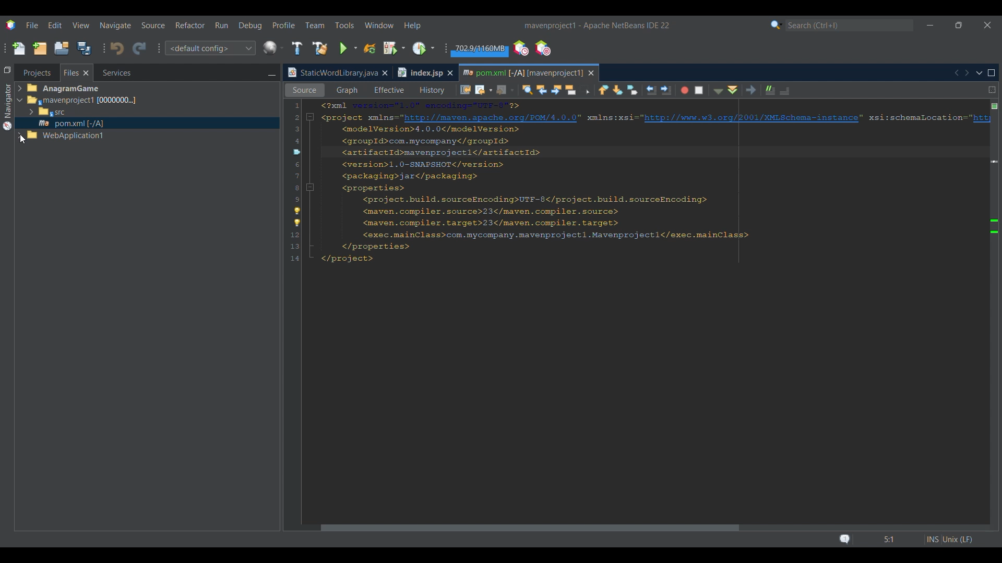 Image resolution: width=1002 pixels, height=563 pixels. I want to click on Other tab, so click(424, 72).